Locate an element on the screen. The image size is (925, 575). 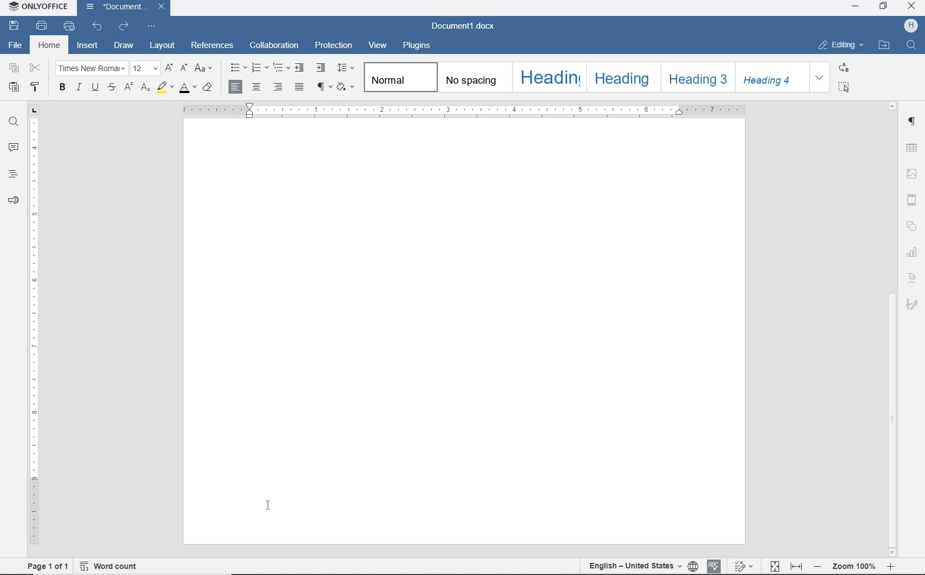
numbering is located at coordinates (260, 69).